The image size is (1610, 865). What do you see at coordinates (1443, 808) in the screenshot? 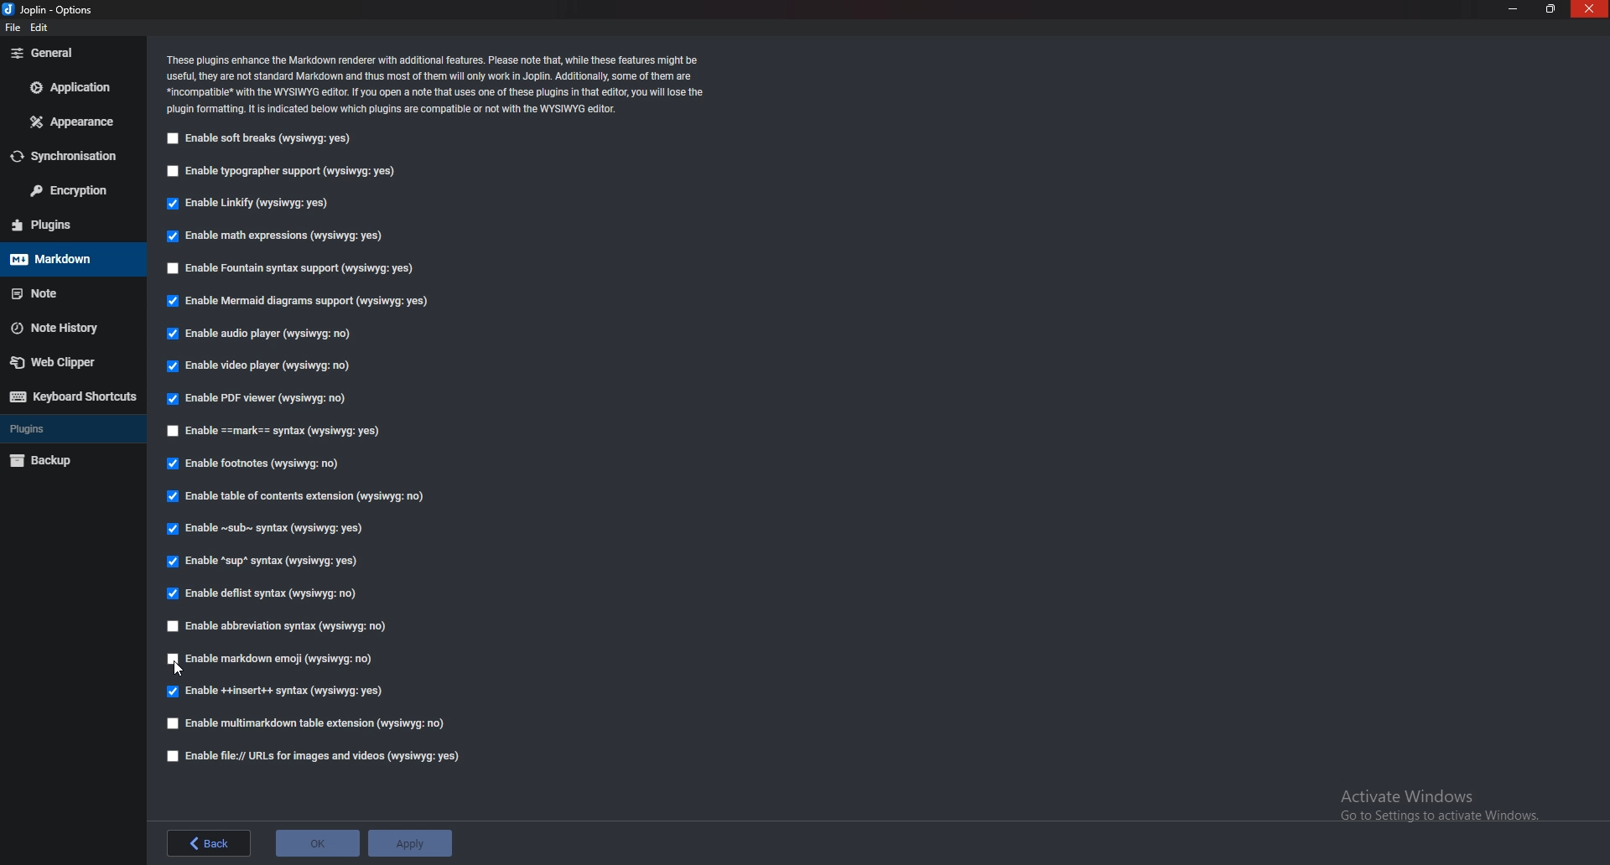
I see `activate windows message` at bounding box center [1443, 808].